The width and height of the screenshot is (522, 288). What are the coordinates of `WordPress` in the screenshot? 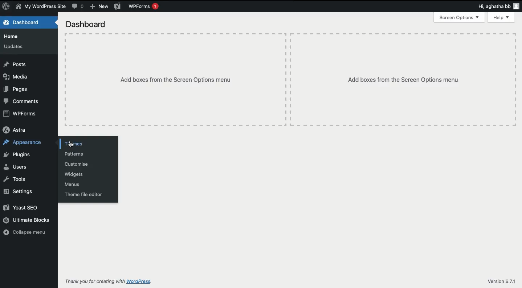 It's located at (6, 7).